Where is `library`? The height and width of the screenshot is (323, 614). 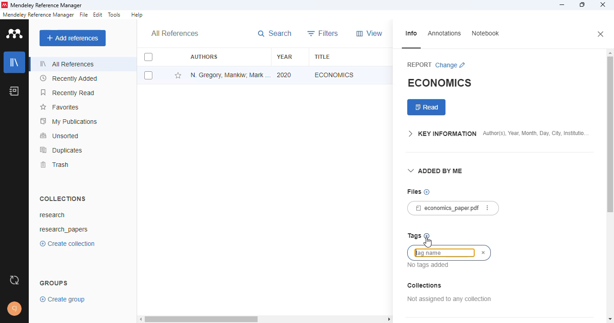
library is located at coordinates (14, 62).